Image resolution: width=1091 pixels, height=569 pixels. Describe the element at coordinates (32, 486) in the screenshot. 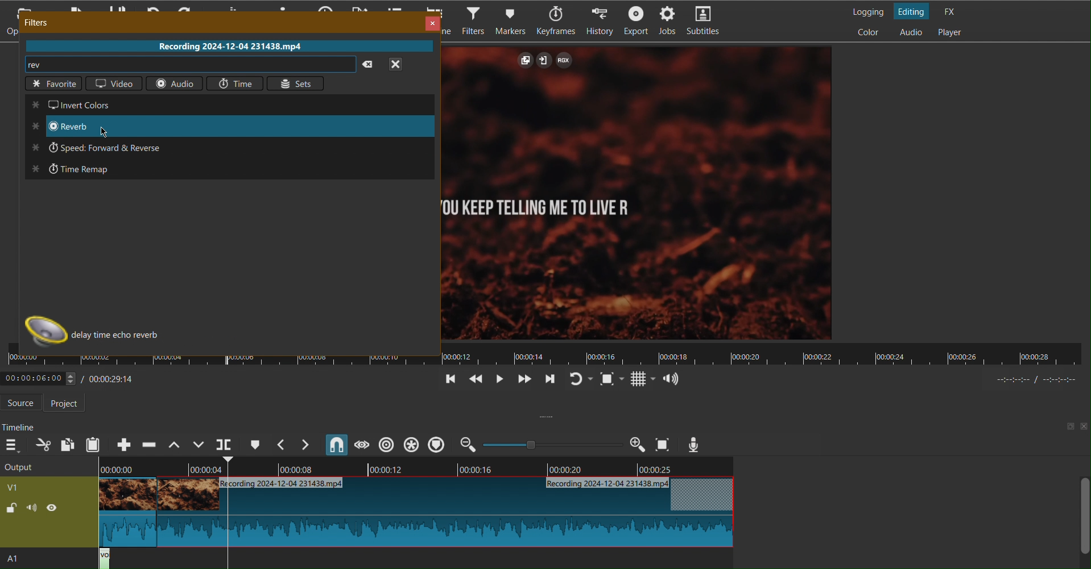

I see `V1` at that location.